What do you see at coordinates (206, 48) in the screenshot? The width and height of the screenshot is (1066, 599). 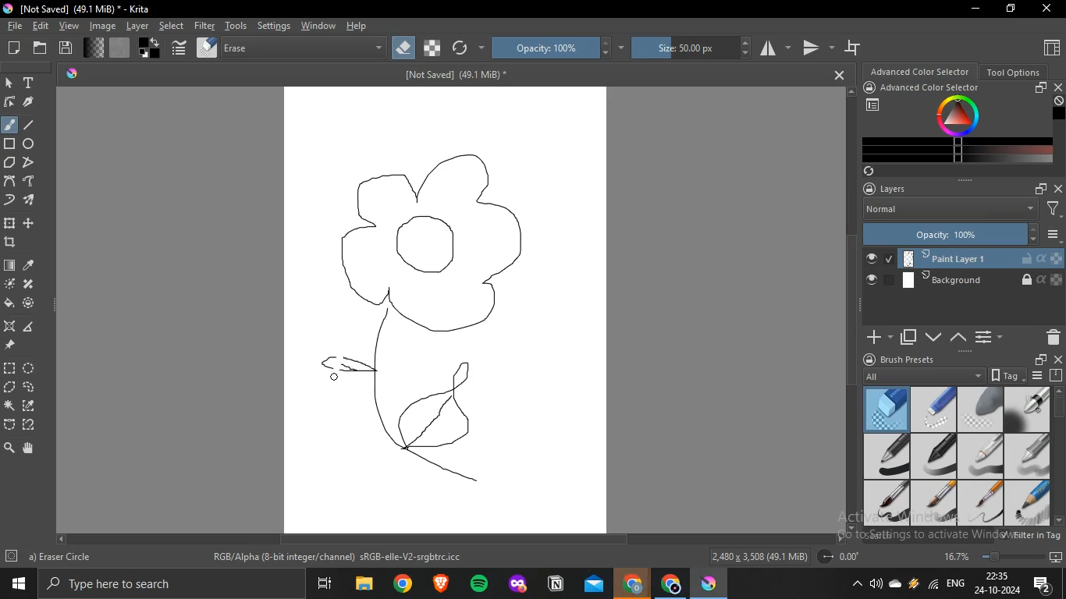 I see `choose brush preset` at bounding box center [206, 48].